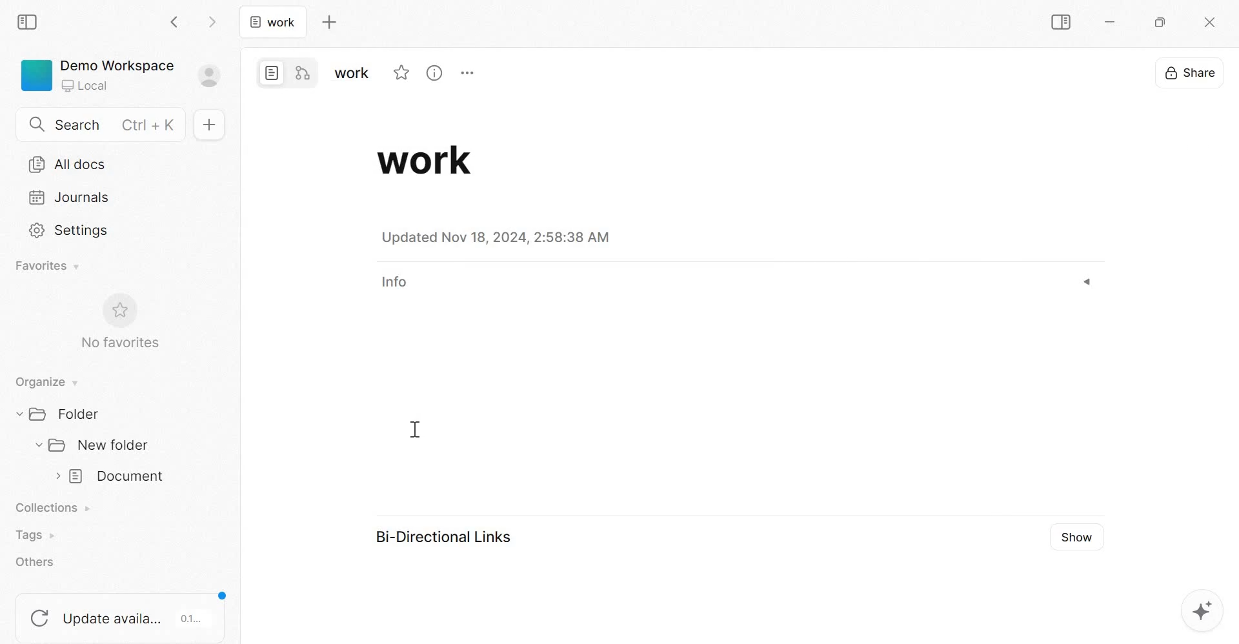 This screenshot has height=644, width=1239. I want to click on work, so click(430, 160).